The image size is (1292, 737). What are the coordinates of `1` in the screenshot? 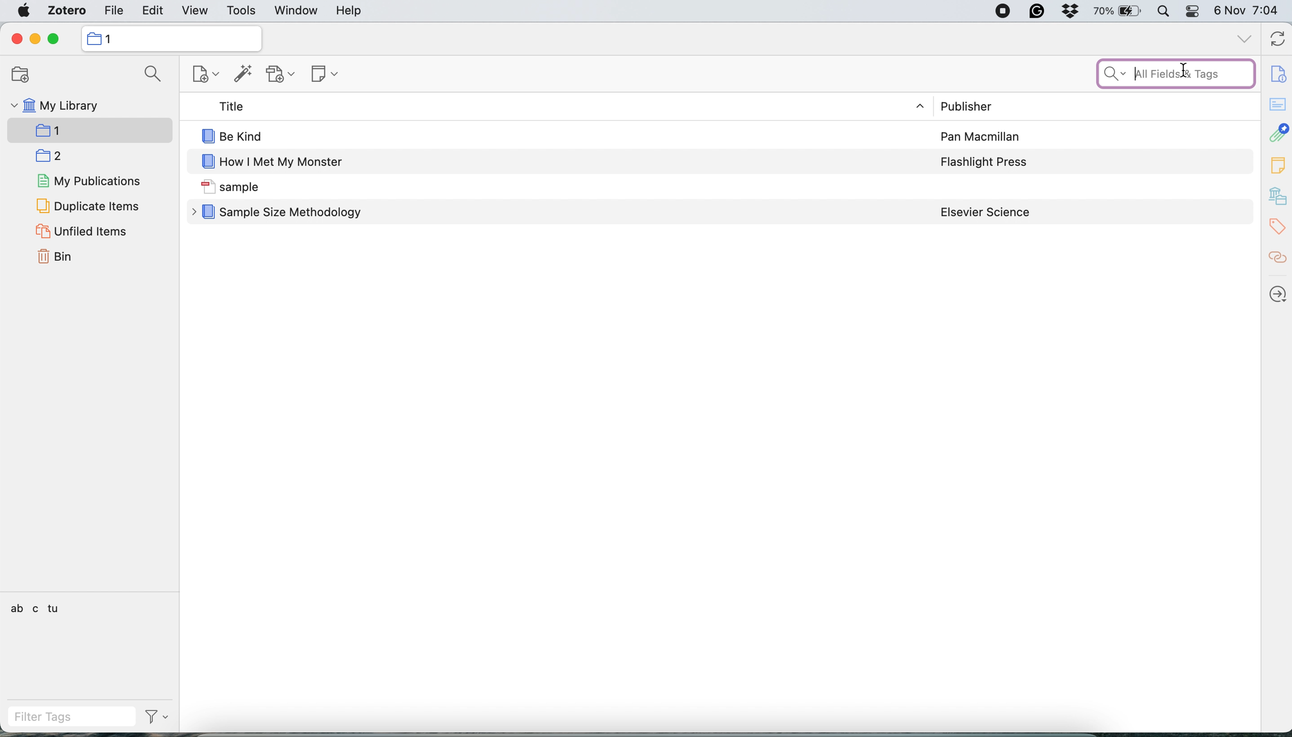 It's located at (112, 39).